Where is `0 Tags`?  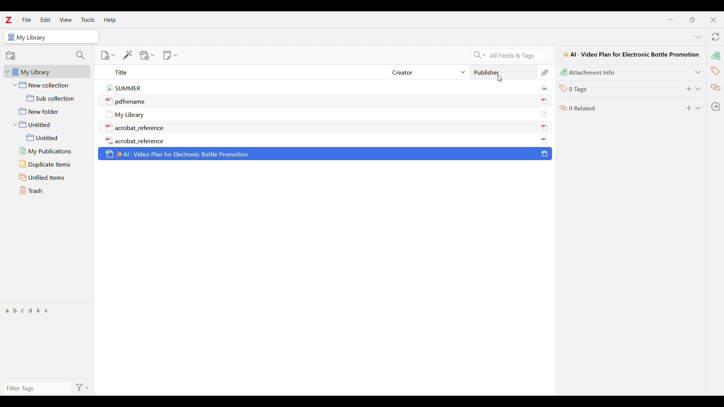
0 Tags is located at coordinates (580, 89).